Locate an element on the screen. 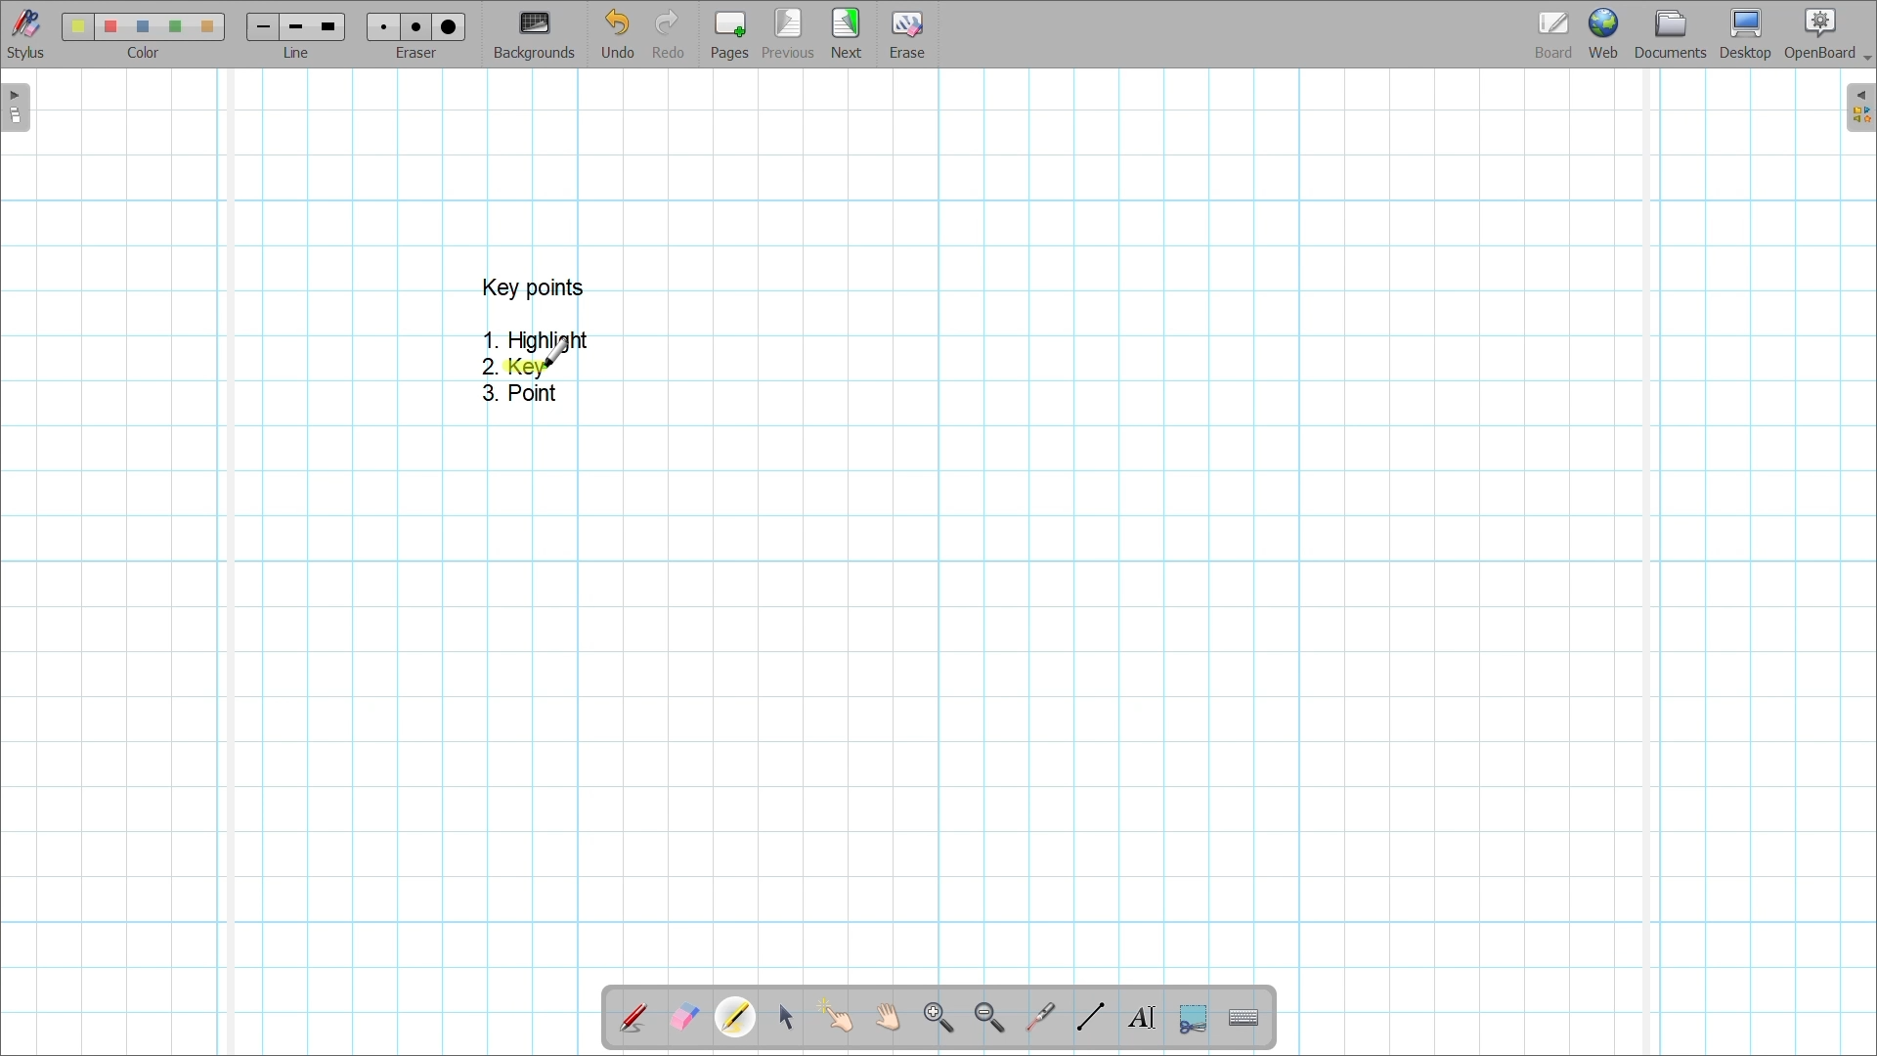 The image size is (1877, 1056). Right sidebar is located at coordinates (1860, 108).